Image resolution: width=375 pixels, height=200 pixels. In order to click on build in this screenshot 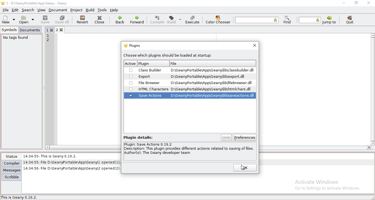, I will do `click(173, 20)`.